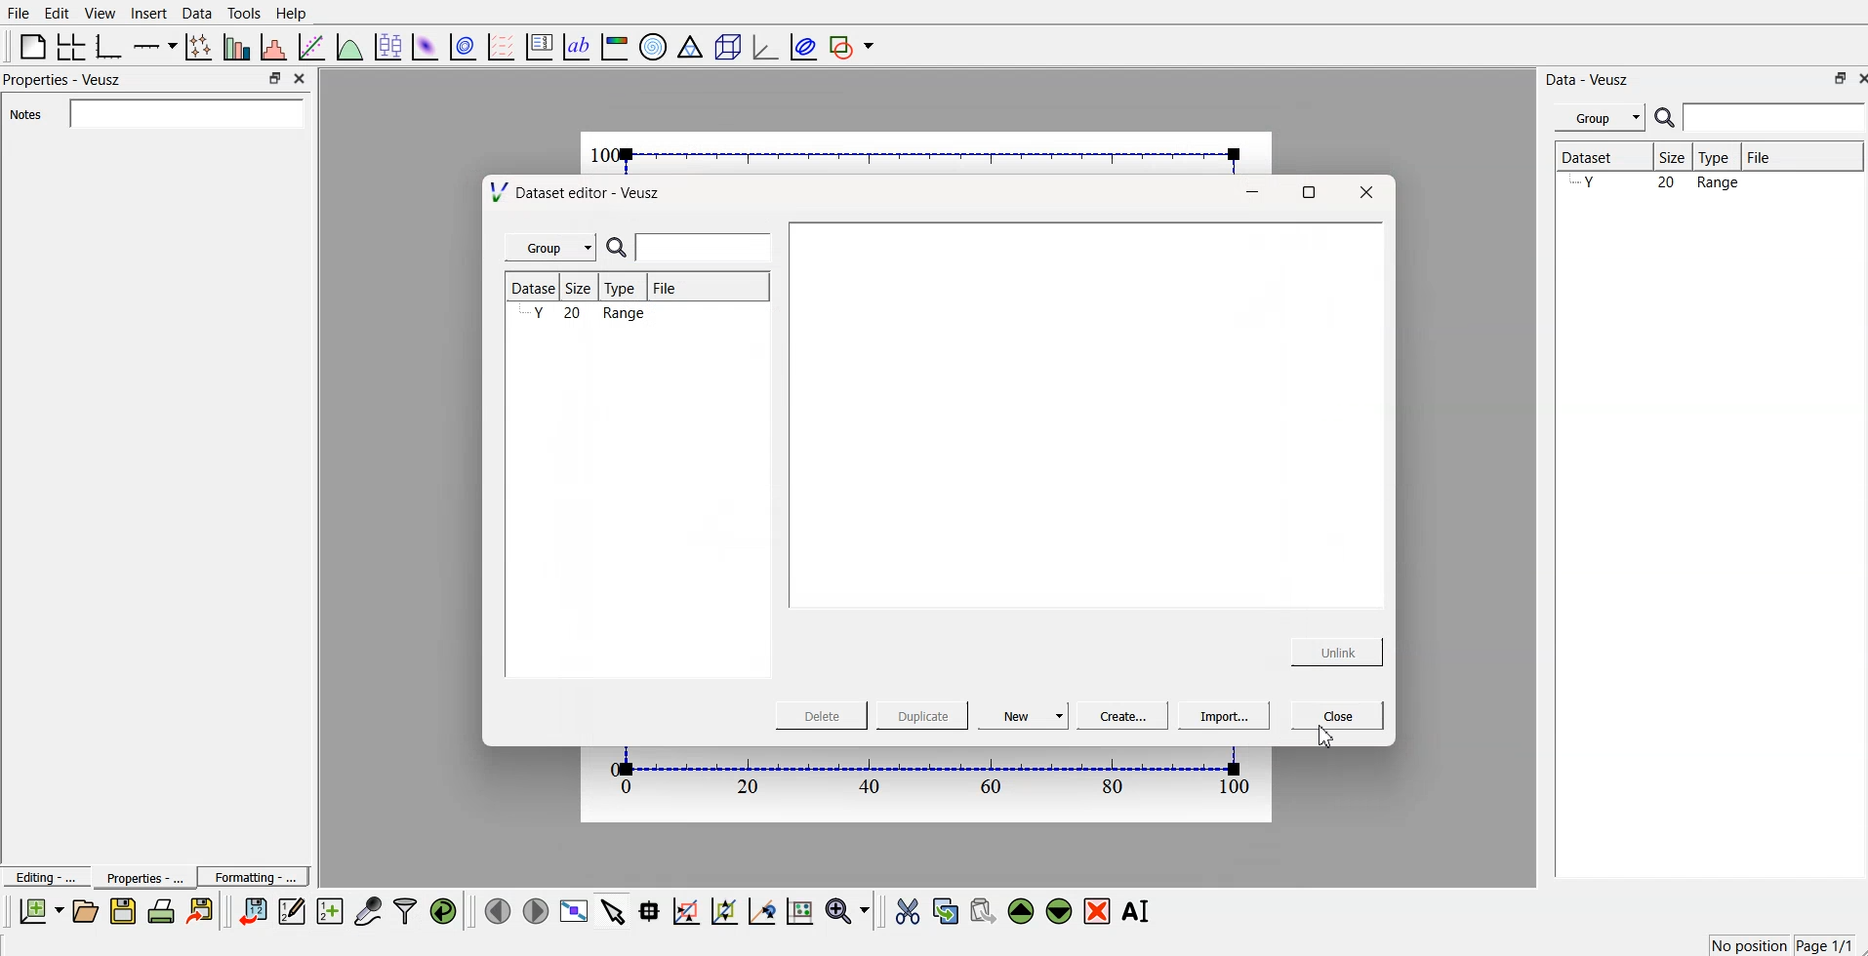  What do you see at coordinates (44, 875) in the screenshot?
I see `Editing` at bounding box center [44, 875].